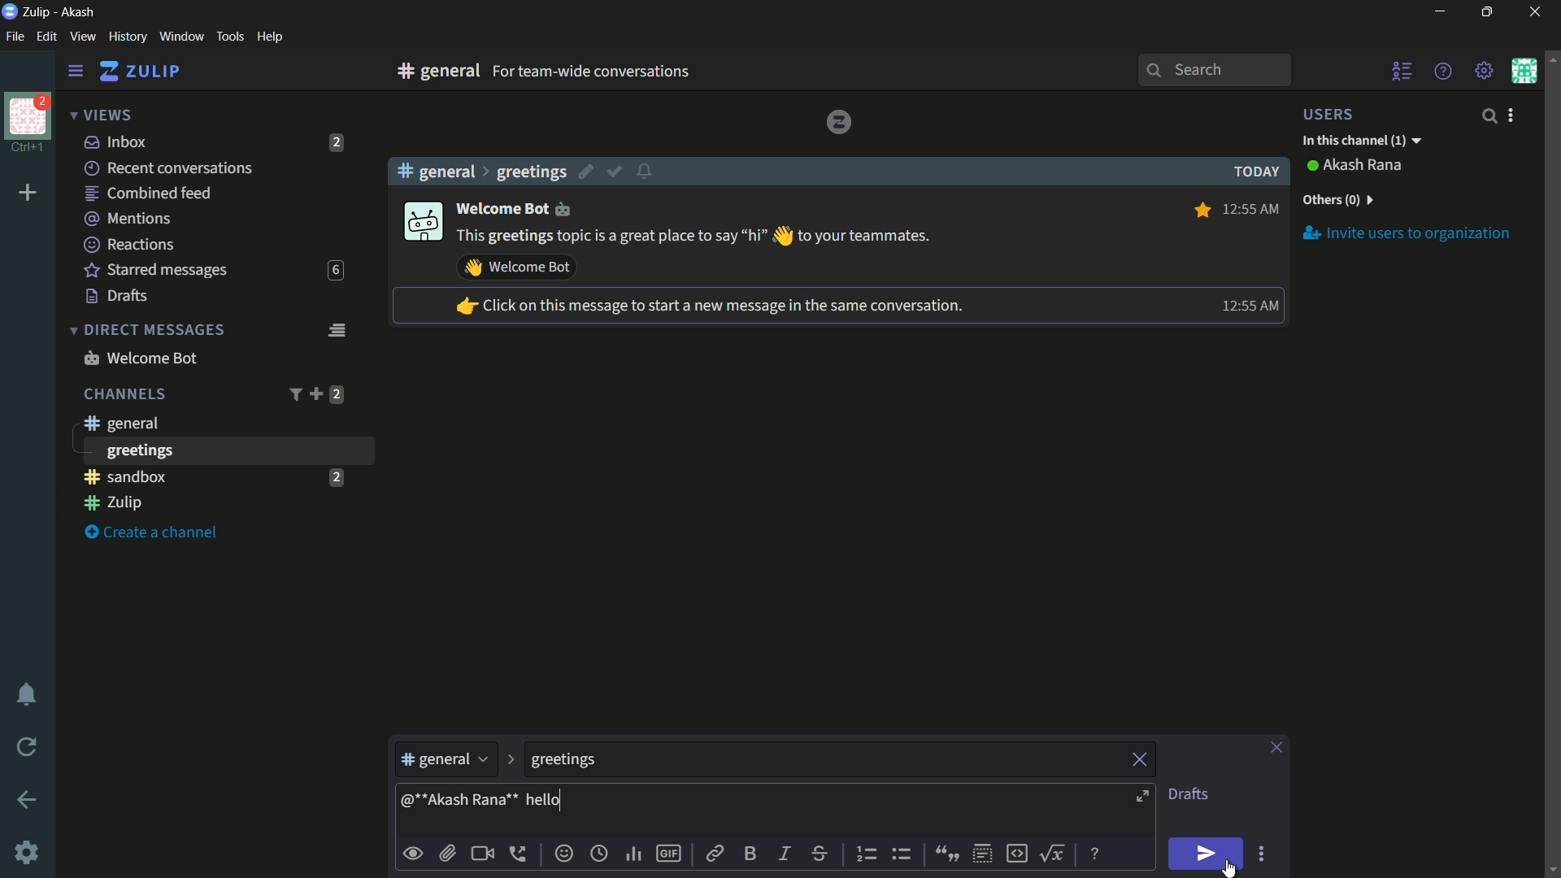  I want to click on profile, so click(28, 115).